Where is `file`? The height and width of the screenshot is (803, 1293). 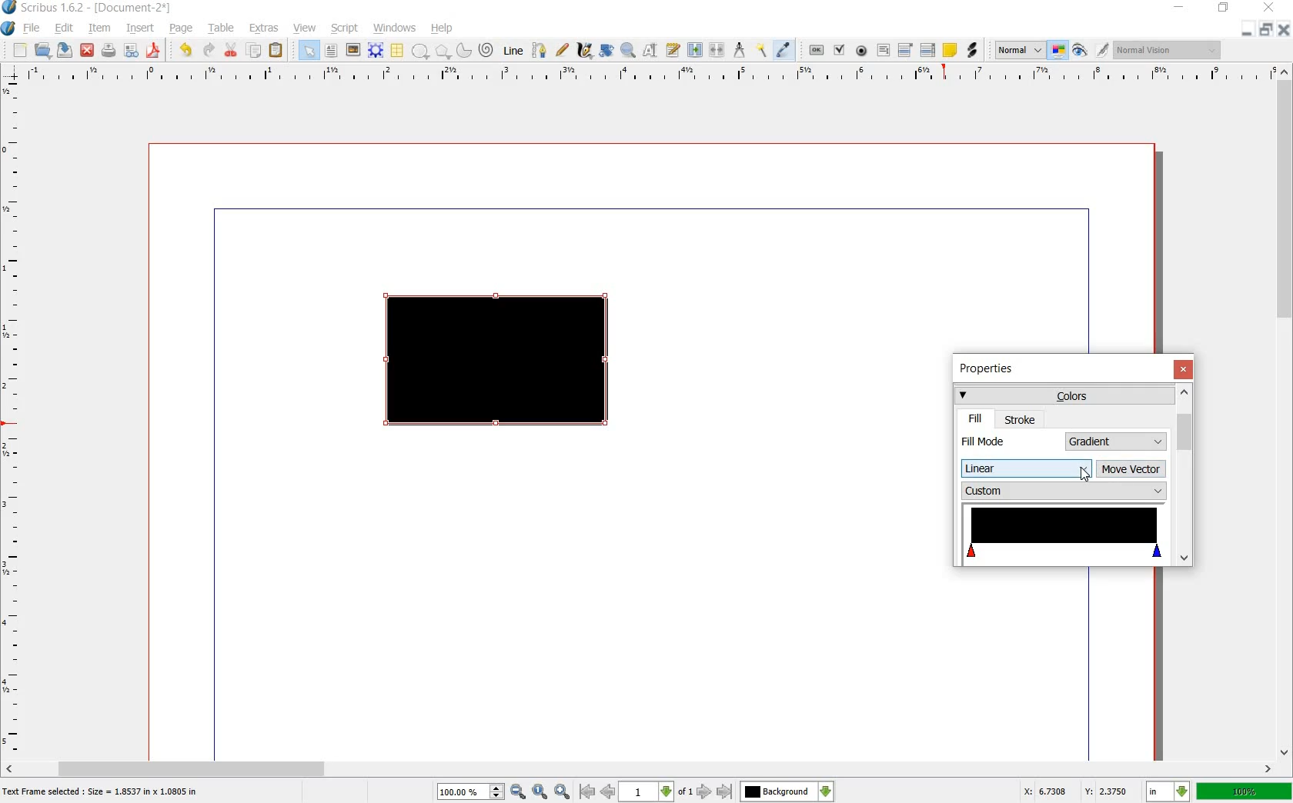 file is located at coordinates (34, 28).